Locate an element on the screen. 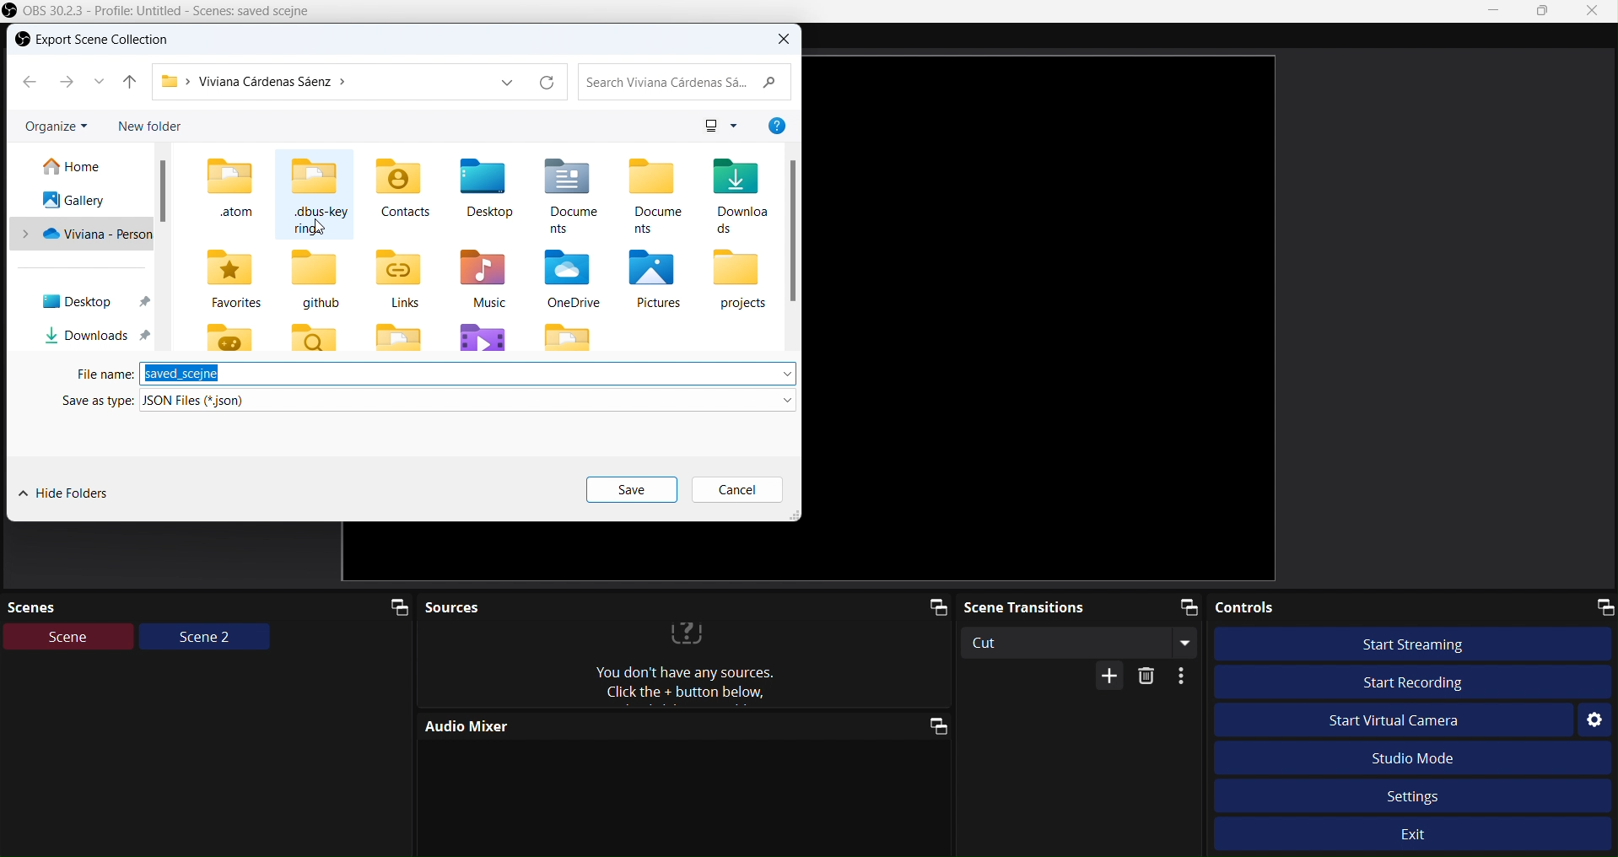 The height and width of the screenshot is (857, 1618). vertical scroll bar is located at coordinates (794, 229).